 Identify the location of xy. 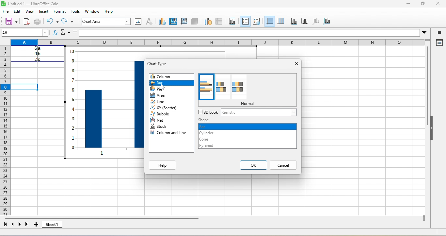
(166, 109).